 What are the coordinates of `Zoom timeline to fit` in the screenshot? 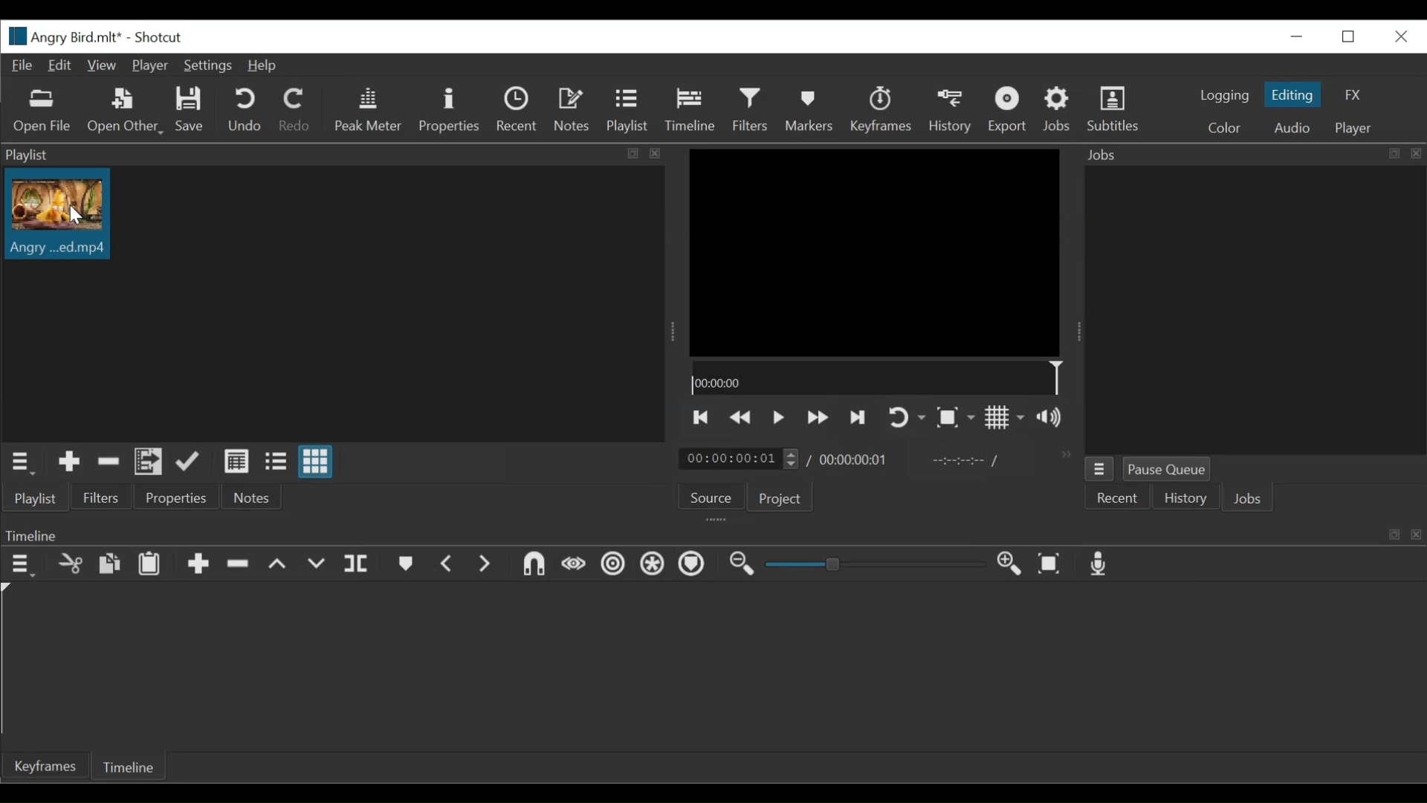 It's located at (1050, 565).